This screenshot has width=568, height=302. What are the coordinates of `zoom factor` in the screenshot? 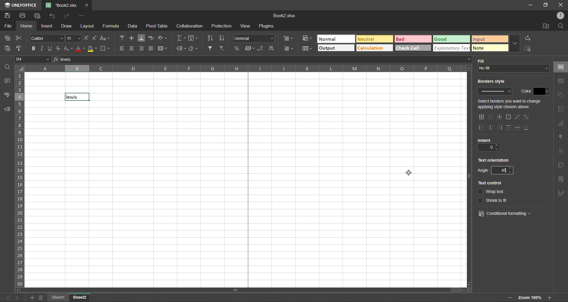 It's located at (530, 298).